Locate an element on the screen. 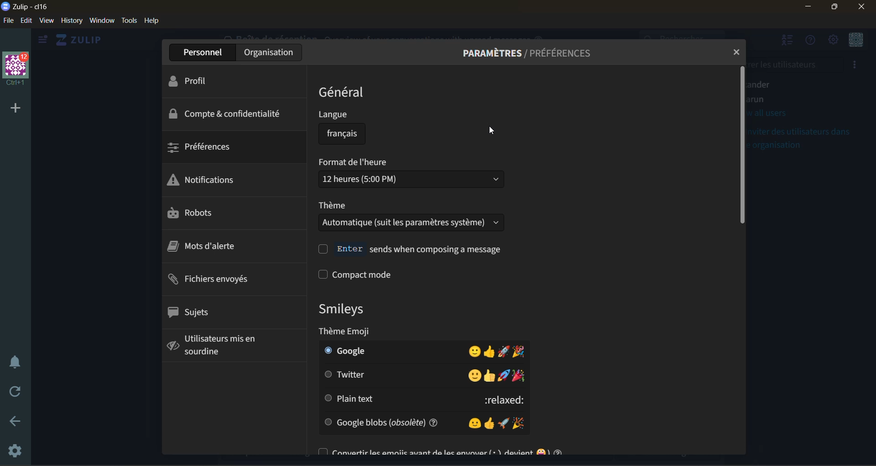  notifications is located at coordinates (204, 181).